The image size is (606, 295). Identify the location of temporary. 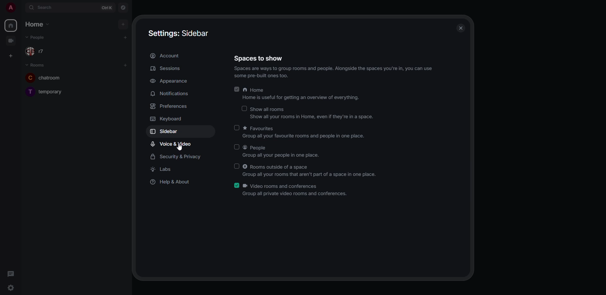
(46, 91).